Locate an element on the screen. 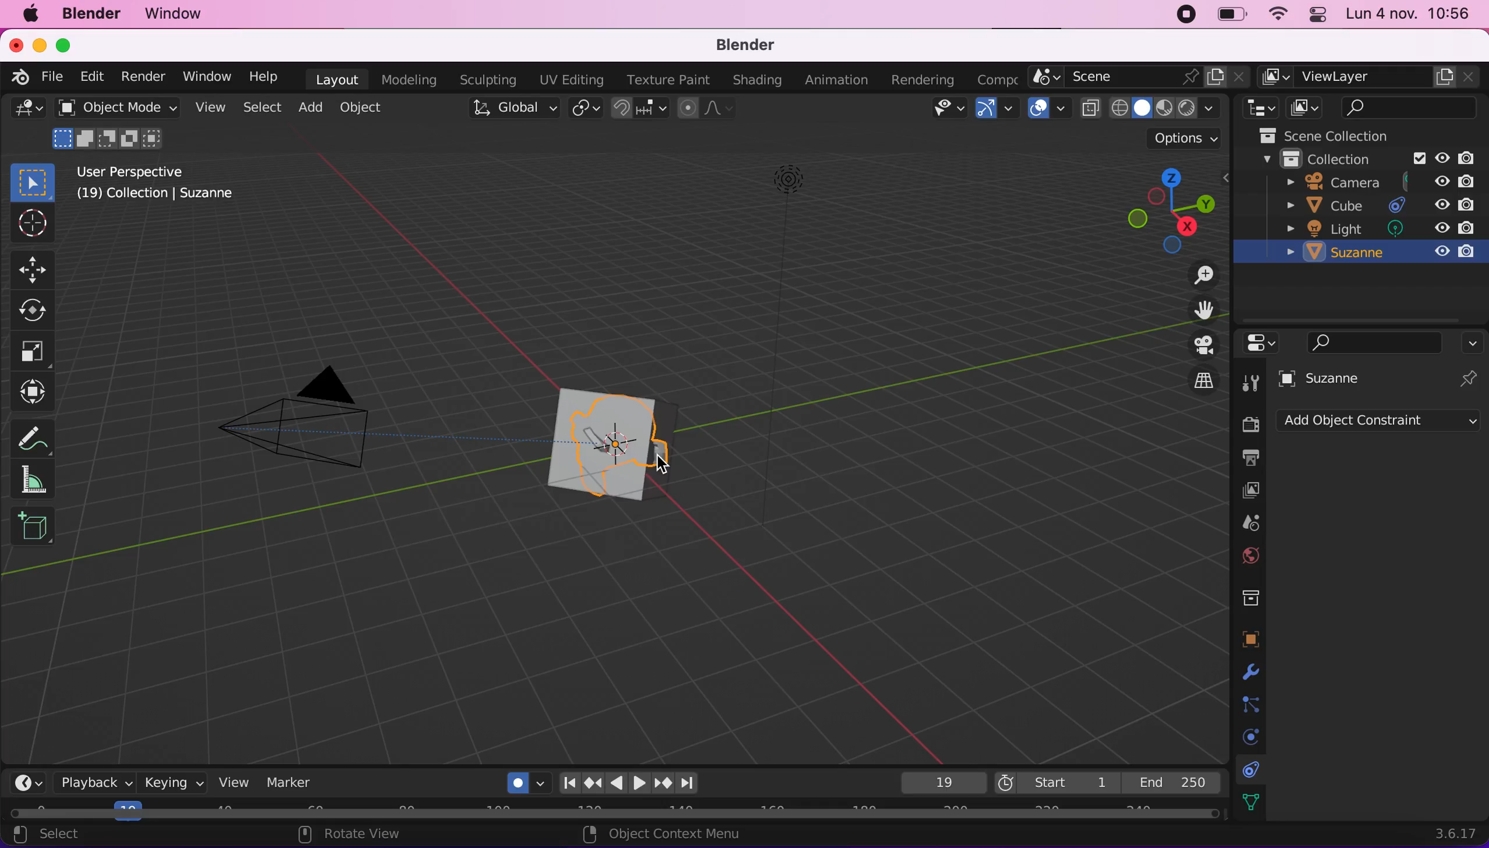 Image resolution: width=1489 pixels, height=848 pixels. collections is located at coordinates (1252, 595).